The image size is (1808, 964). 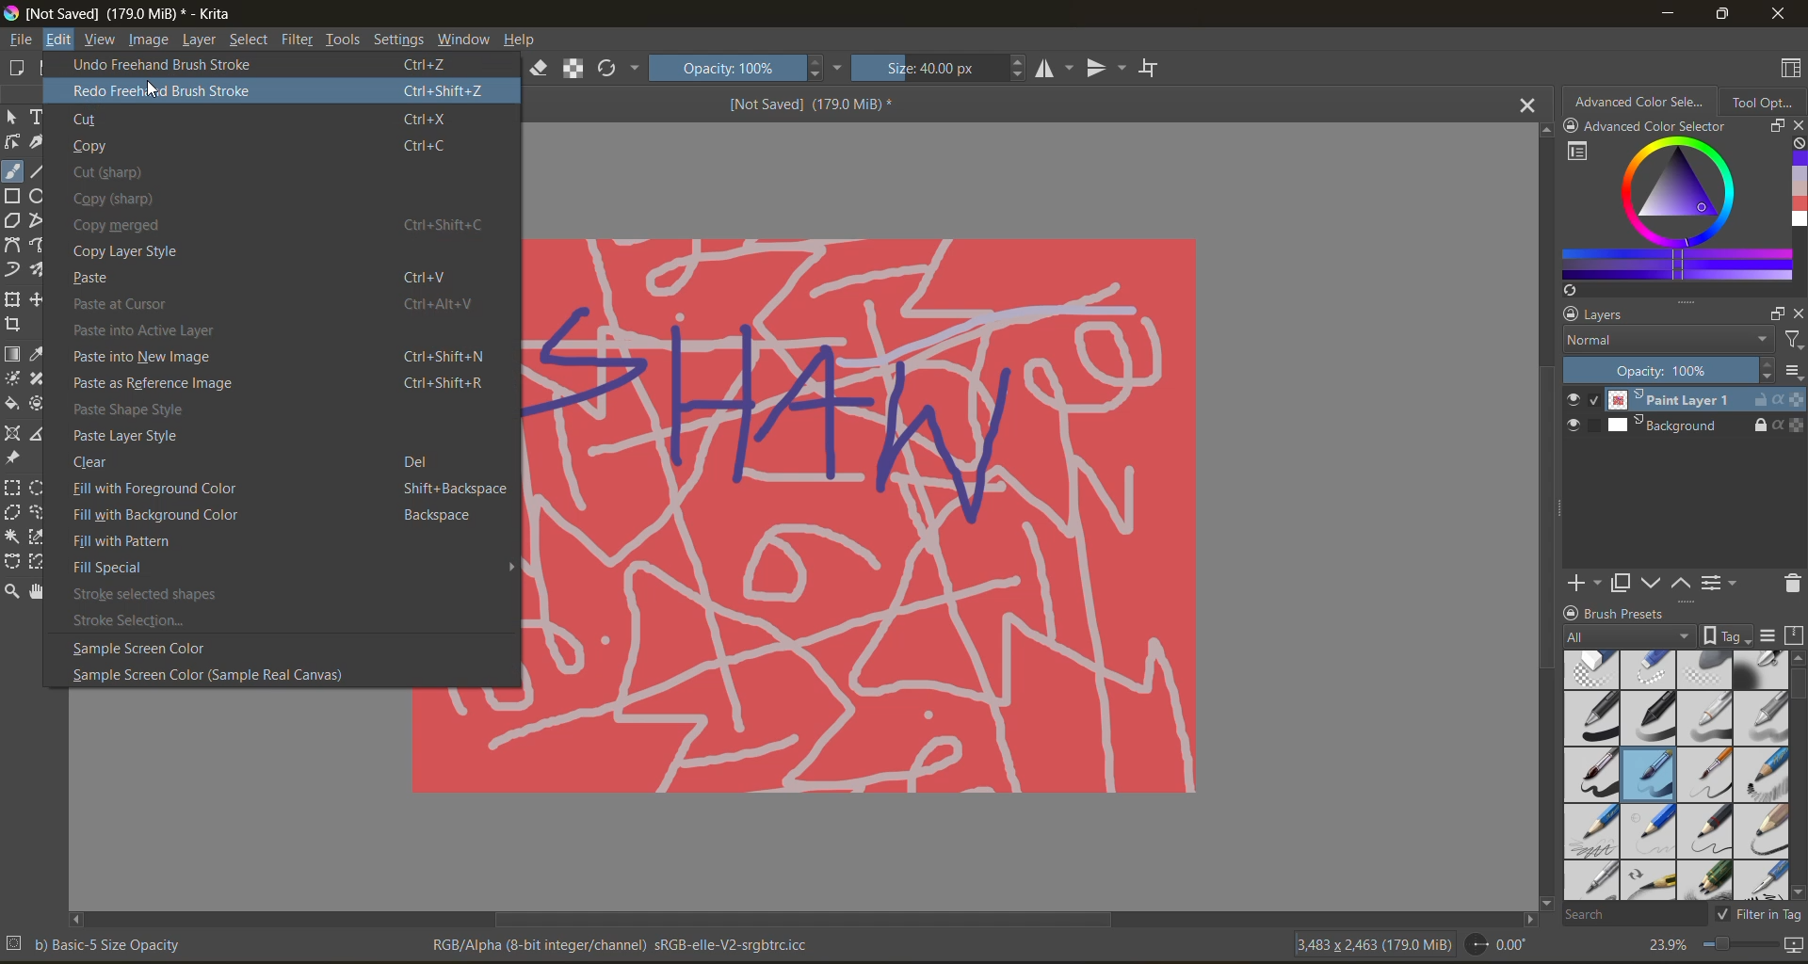 What do you see at coordinates (1525, 914) in the screenshot?
I see `scroll right` at bounding box center [1525, 914].